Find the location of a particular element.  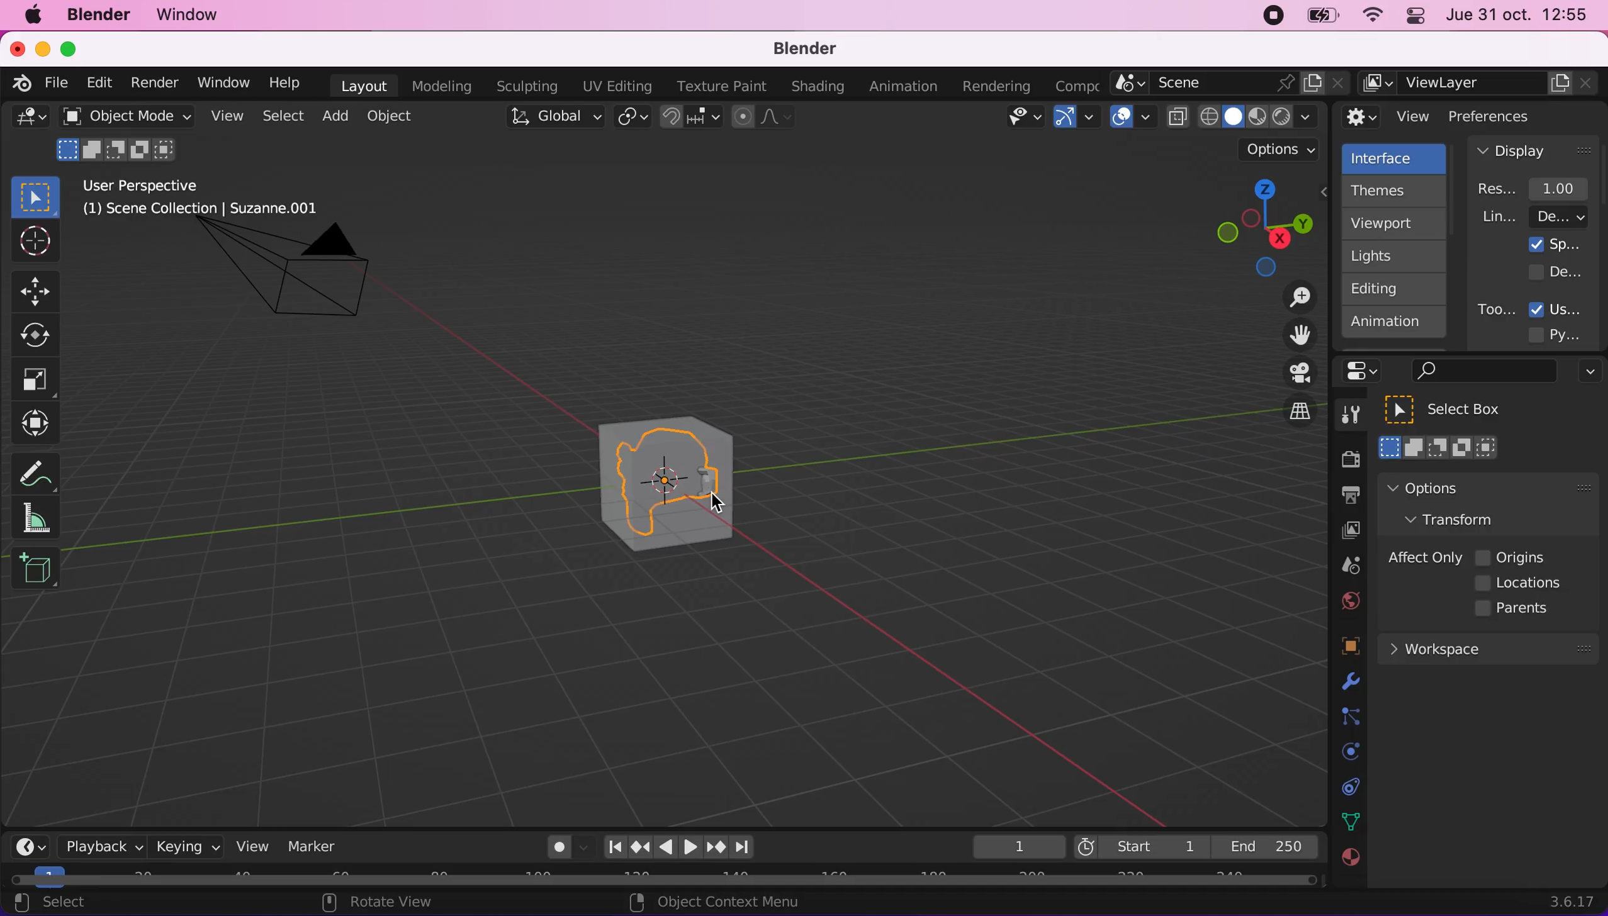

parents is located at coordinates (1518, 609).